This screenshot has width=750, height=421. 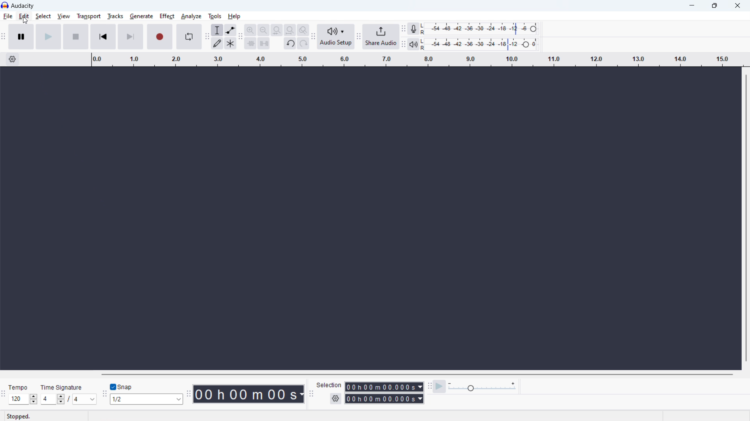 What do you see at coordinates (420, 387) in the screenshot?
I see `Duration measurement` at bounding box center [420, 387].